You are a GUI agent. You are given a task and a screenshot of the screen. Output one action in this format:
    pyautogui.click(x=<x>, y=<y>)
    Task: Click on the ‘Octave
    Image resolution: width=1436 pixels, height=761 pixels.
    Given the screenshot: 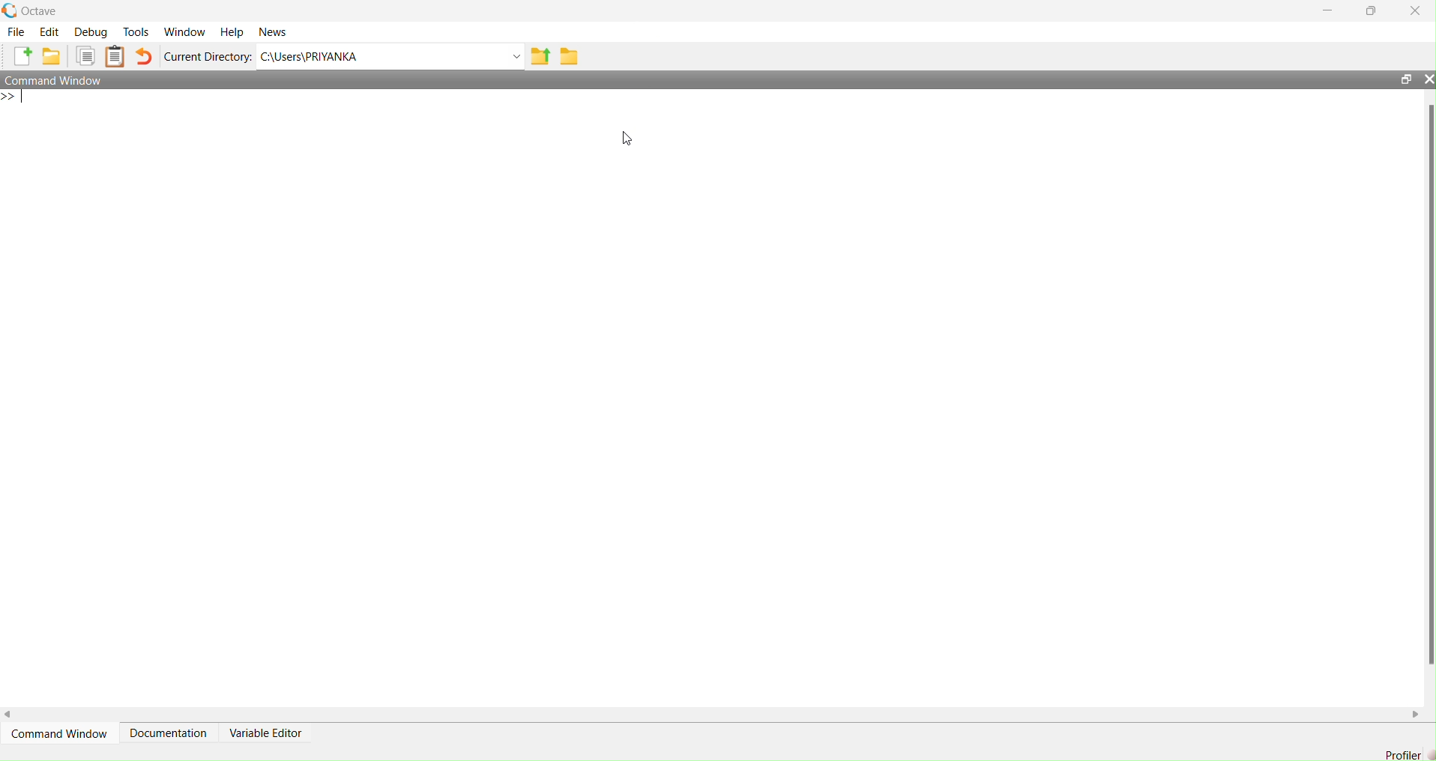 What is the action you would take?
    pyautogui.click(x=35, y=9)
    